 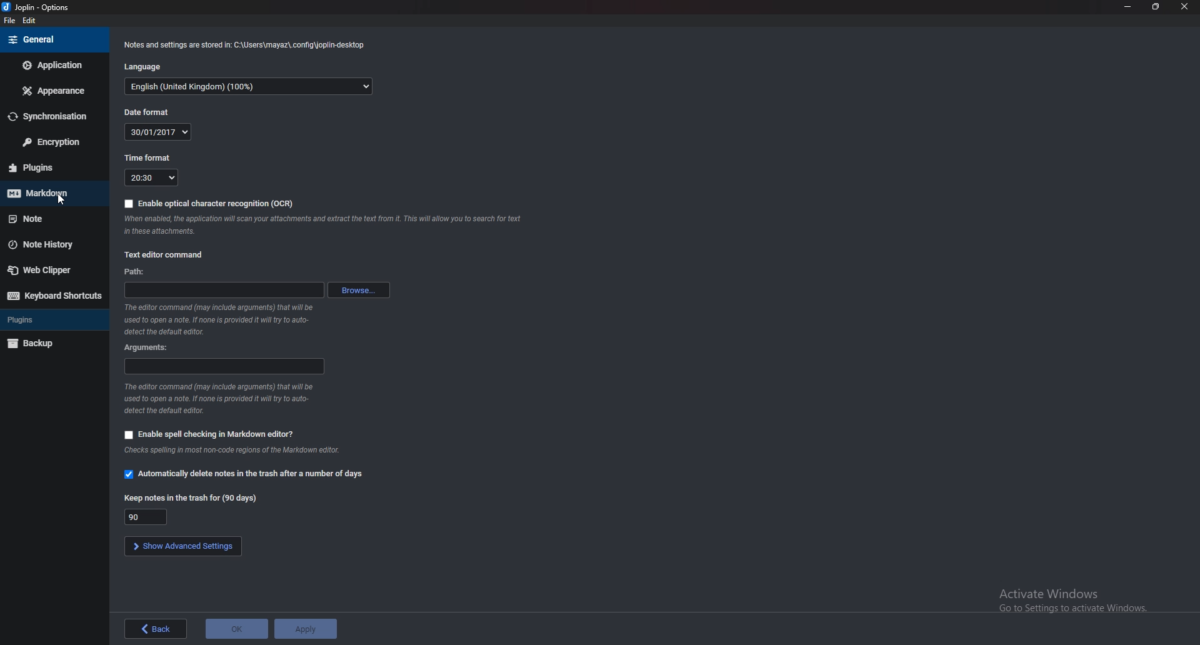 I want to click on backup, so click(x=47, y=344).